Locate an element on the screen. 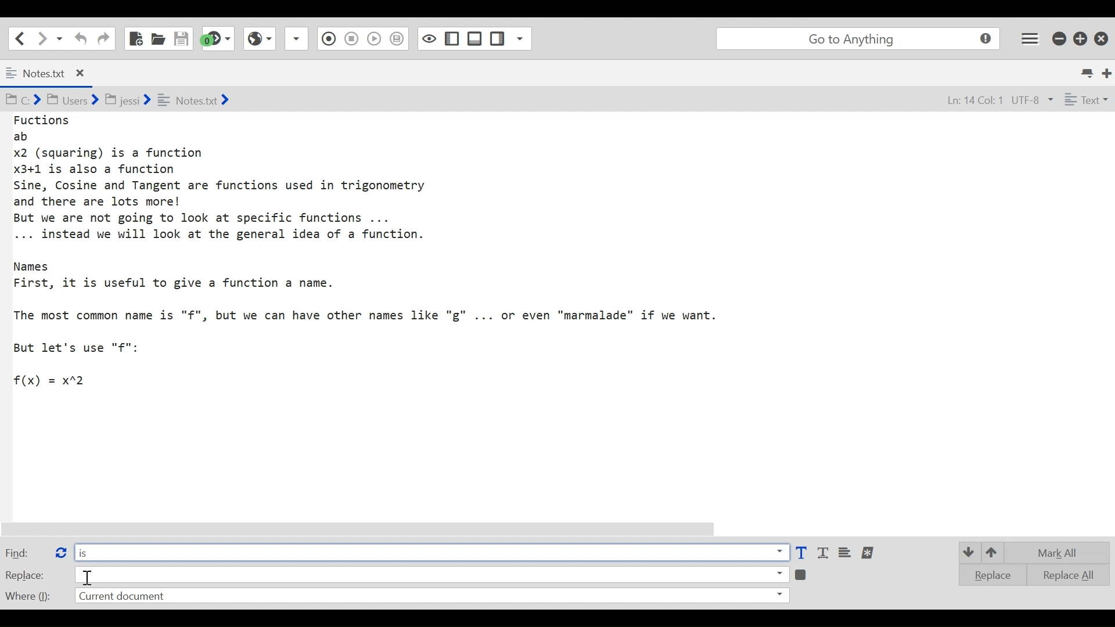 Image resolution: width=1115 pixels, height=627 pixels. Replace All is located at coordinates (1060, 574).